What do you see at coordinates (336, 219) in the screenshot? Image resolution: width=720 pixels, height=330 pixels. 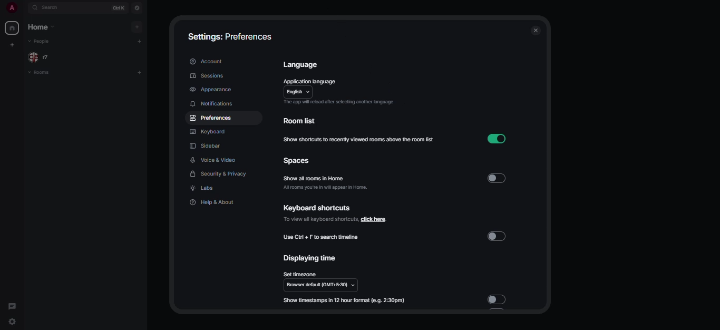 I see `click here` at bounding box center [336, 219].